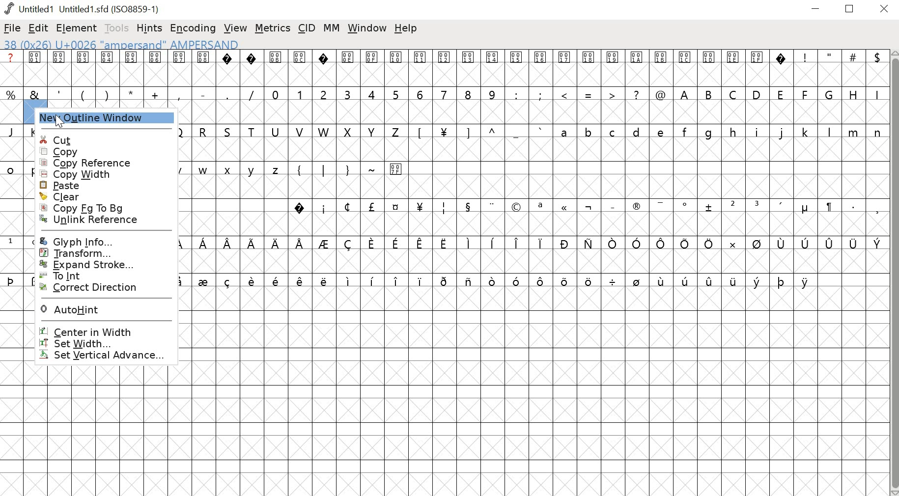 The height and width of the screenshot is (496, 899). What do you see at coordinates (156, 94) in the screenshot?
I see `+` at bounding box center [156, 94].